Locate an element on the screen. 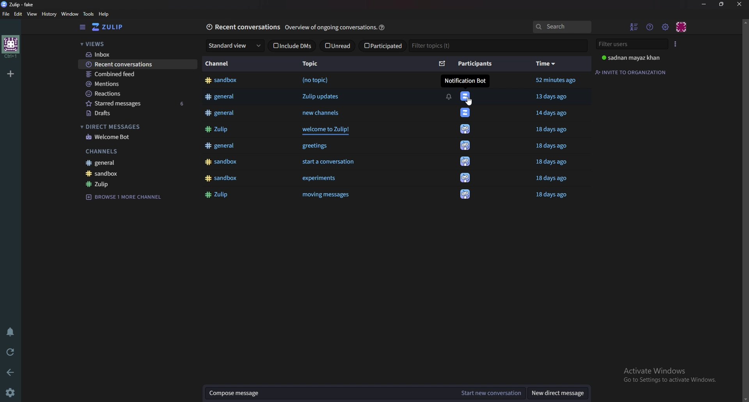  icon is located at coordinates (465, 177).